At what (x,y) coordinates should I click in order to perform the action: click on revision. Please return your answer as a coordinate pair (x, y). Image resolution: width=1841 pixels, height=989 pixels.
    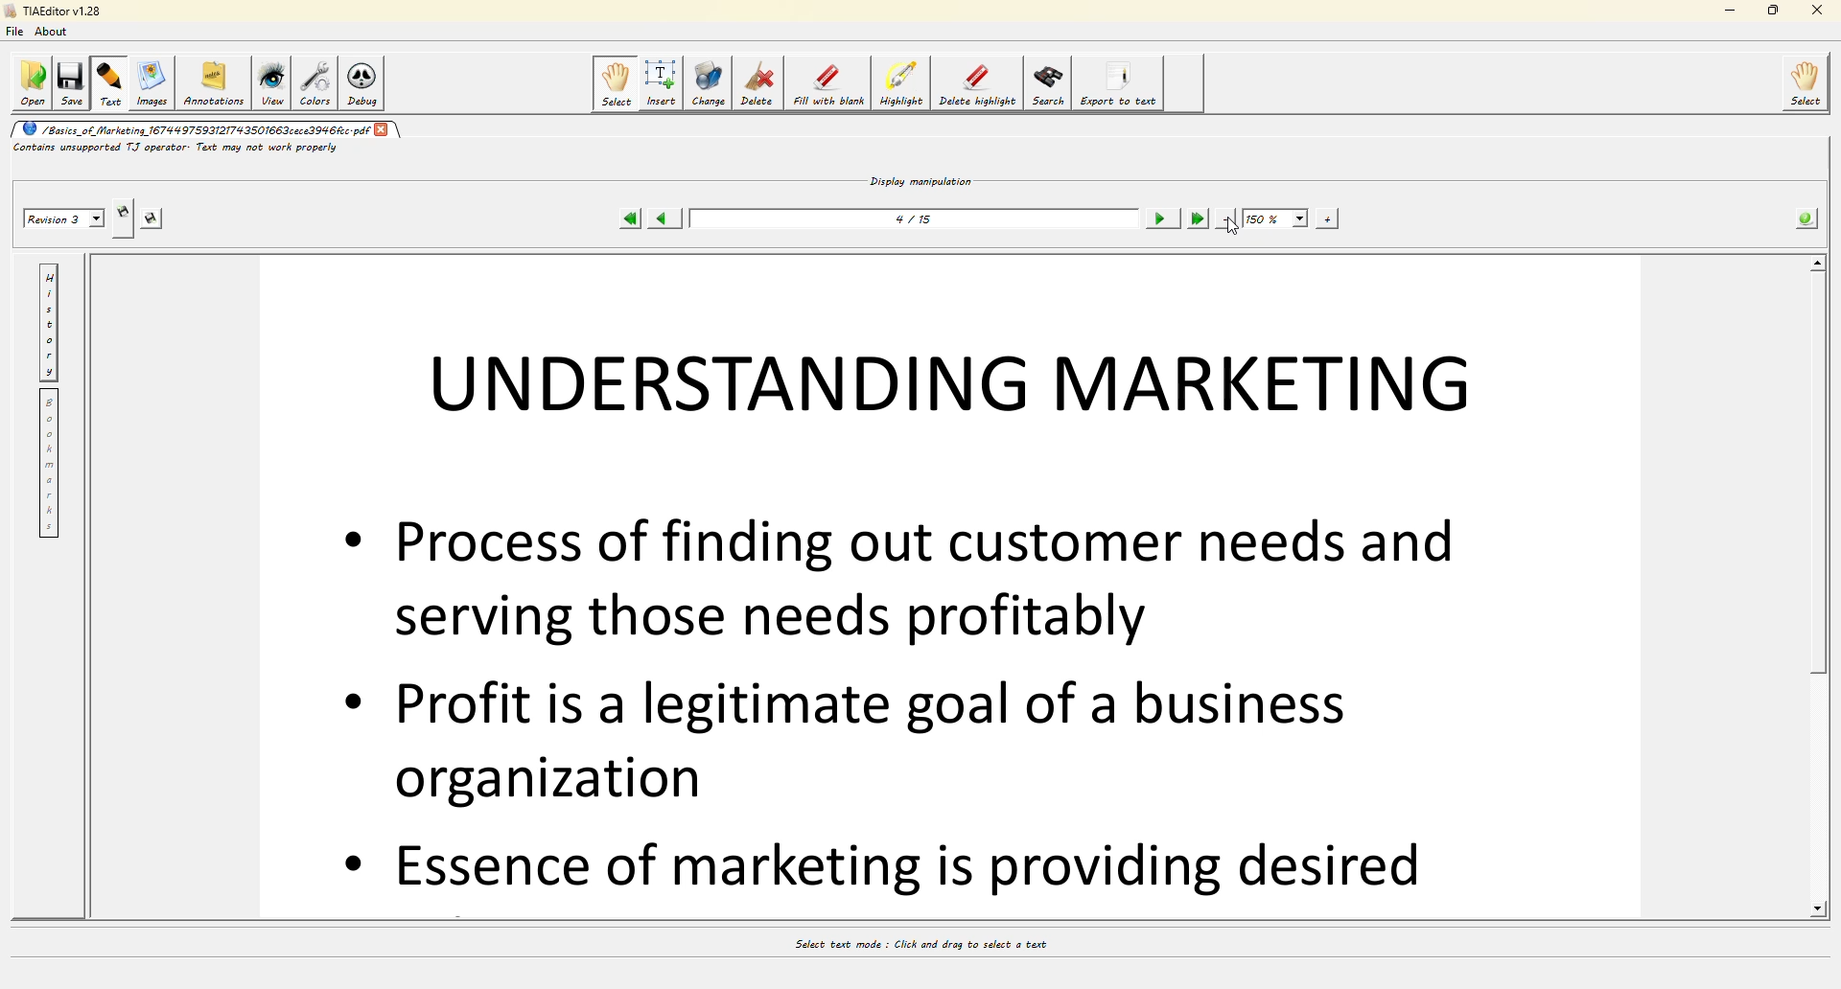
    Looking at the image, I should click on (65, 217).